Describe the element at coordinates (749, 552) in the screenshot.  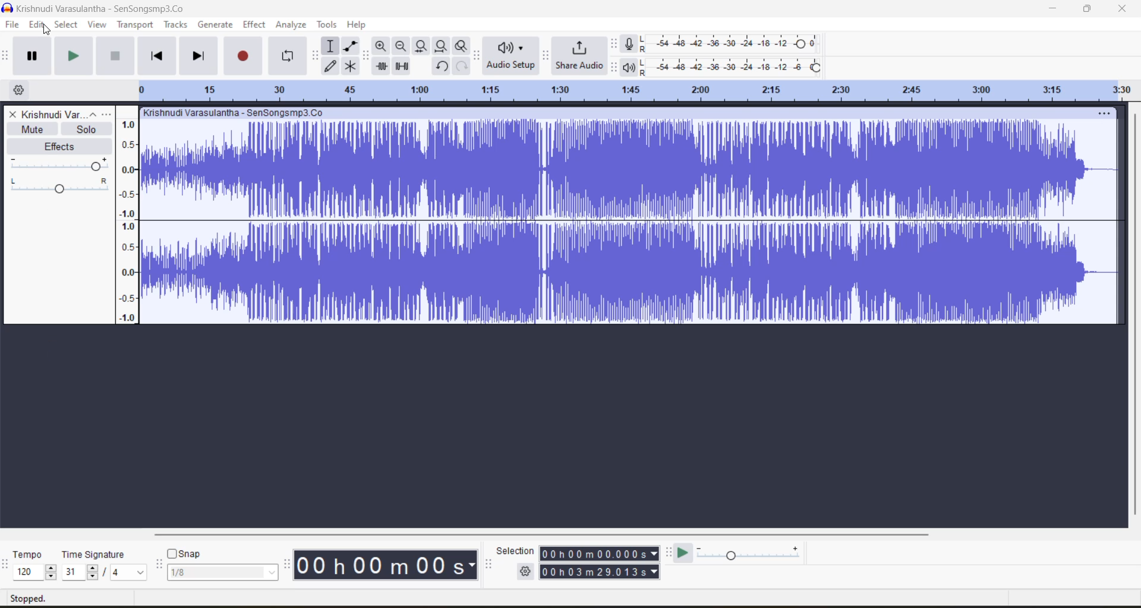
I see `playback speed` at that location.